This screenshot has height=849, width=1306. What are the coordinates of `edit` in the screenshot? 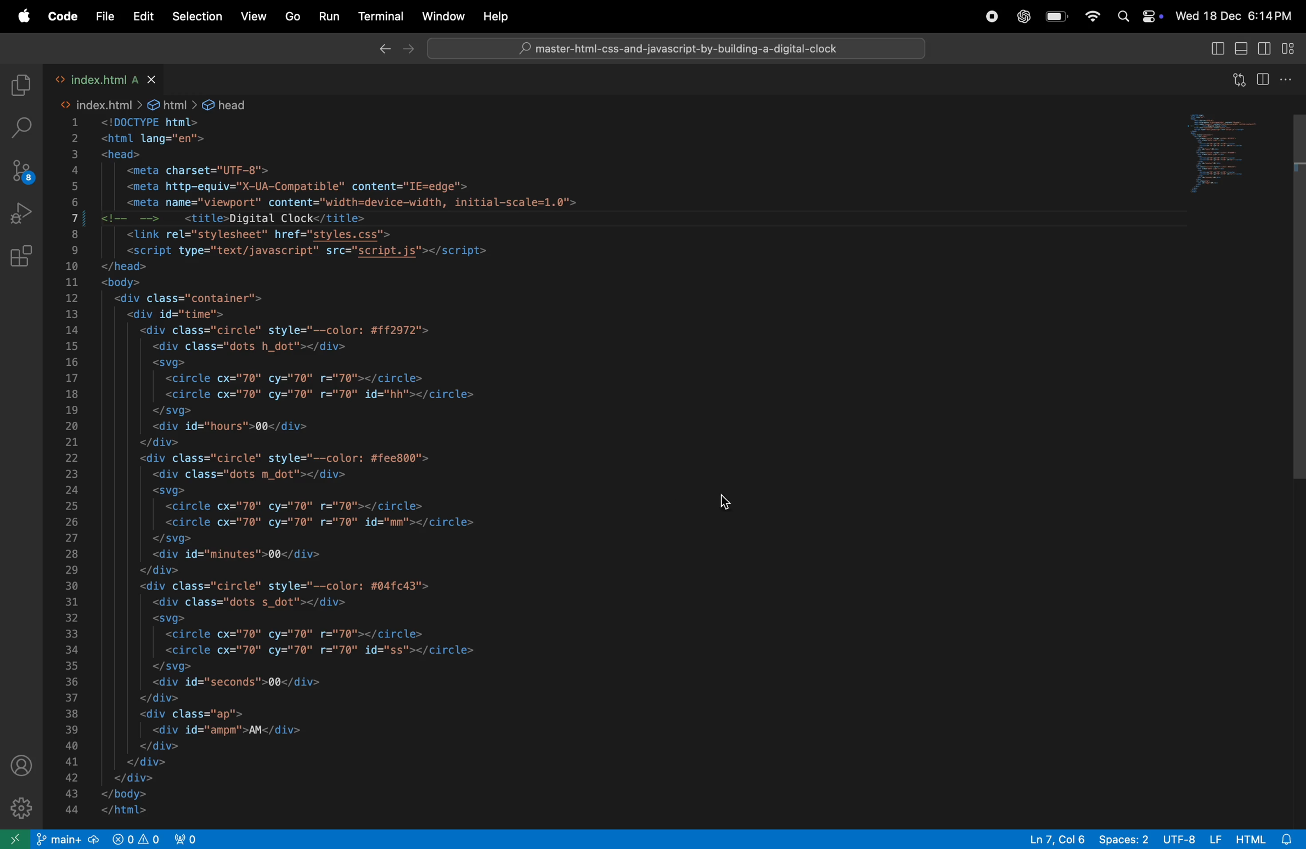 It's located at (144, 17).